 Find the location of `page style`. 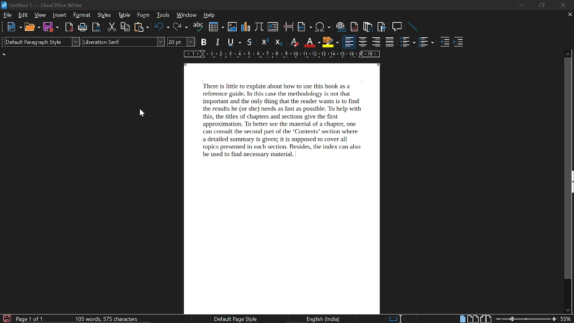

page style is located at coordinates (234, 319).